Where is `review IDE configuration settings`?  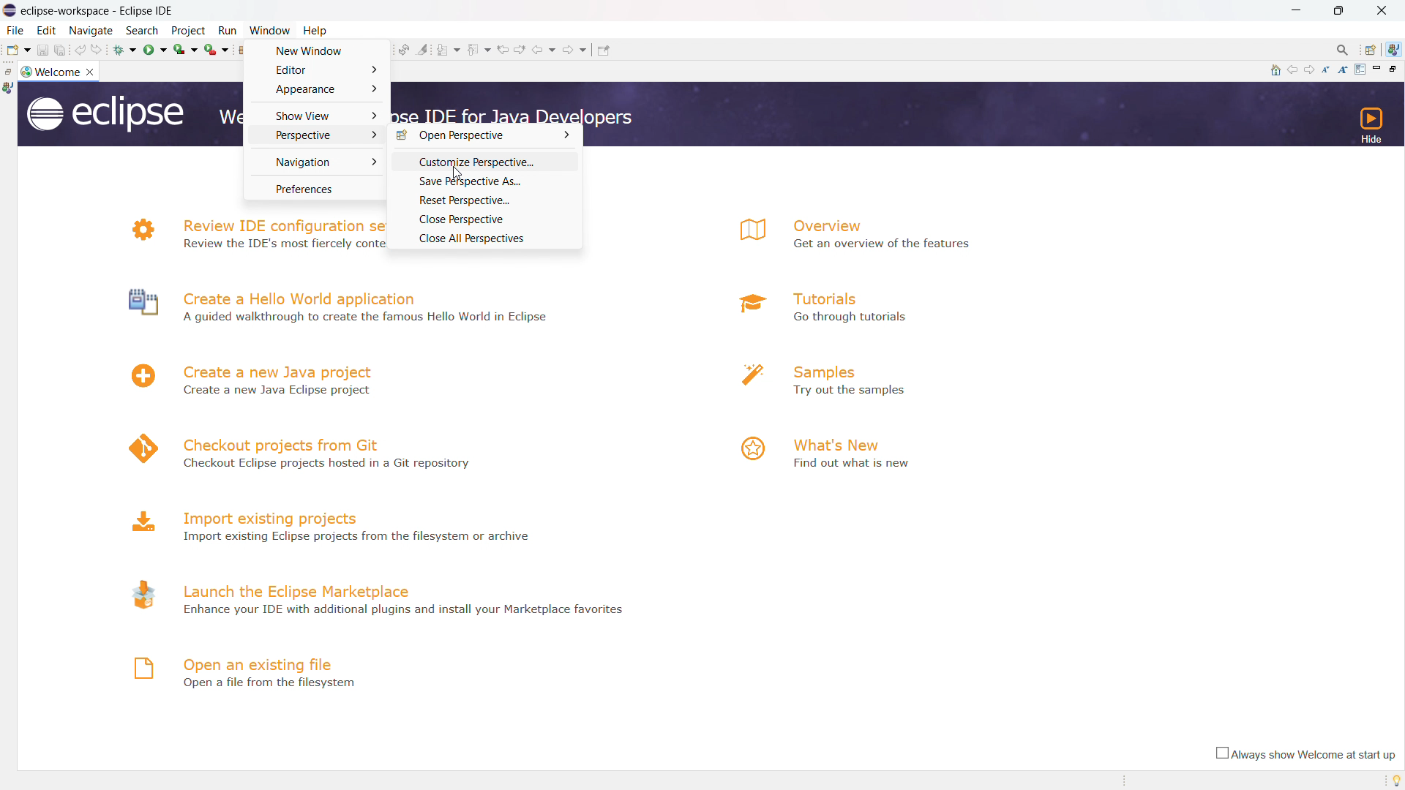
review IDE configuration settings is located at coordinates (280, 223).